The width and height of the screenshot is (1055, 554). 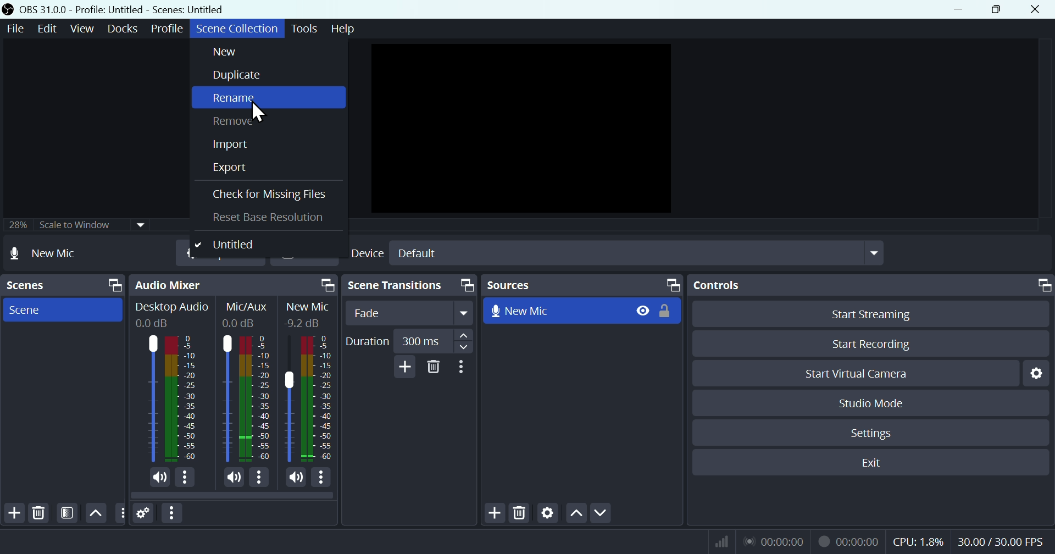 What do you see at coordinates (147, 512) in the screenshot?
I see `Settings` at bounding box center [147, 512].